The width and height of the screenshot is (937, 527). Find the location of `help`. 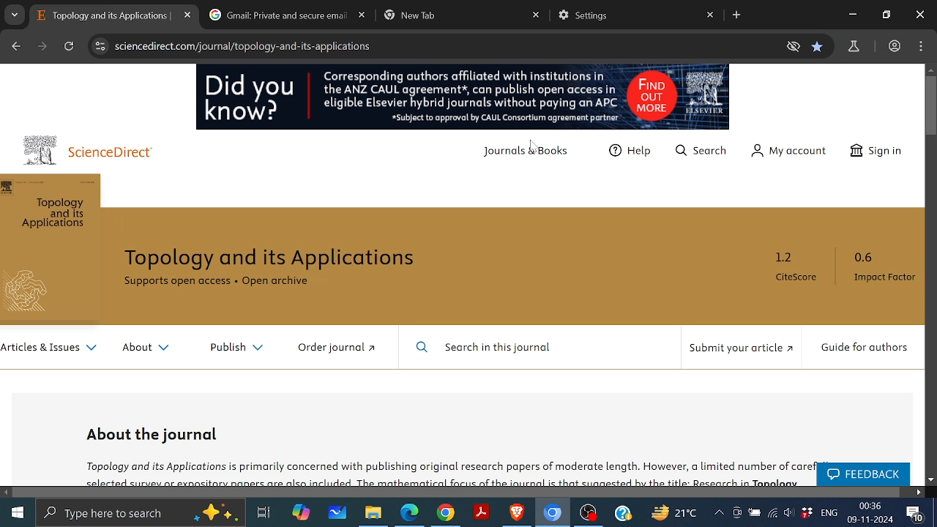

help is located at coordinates (632, 151).